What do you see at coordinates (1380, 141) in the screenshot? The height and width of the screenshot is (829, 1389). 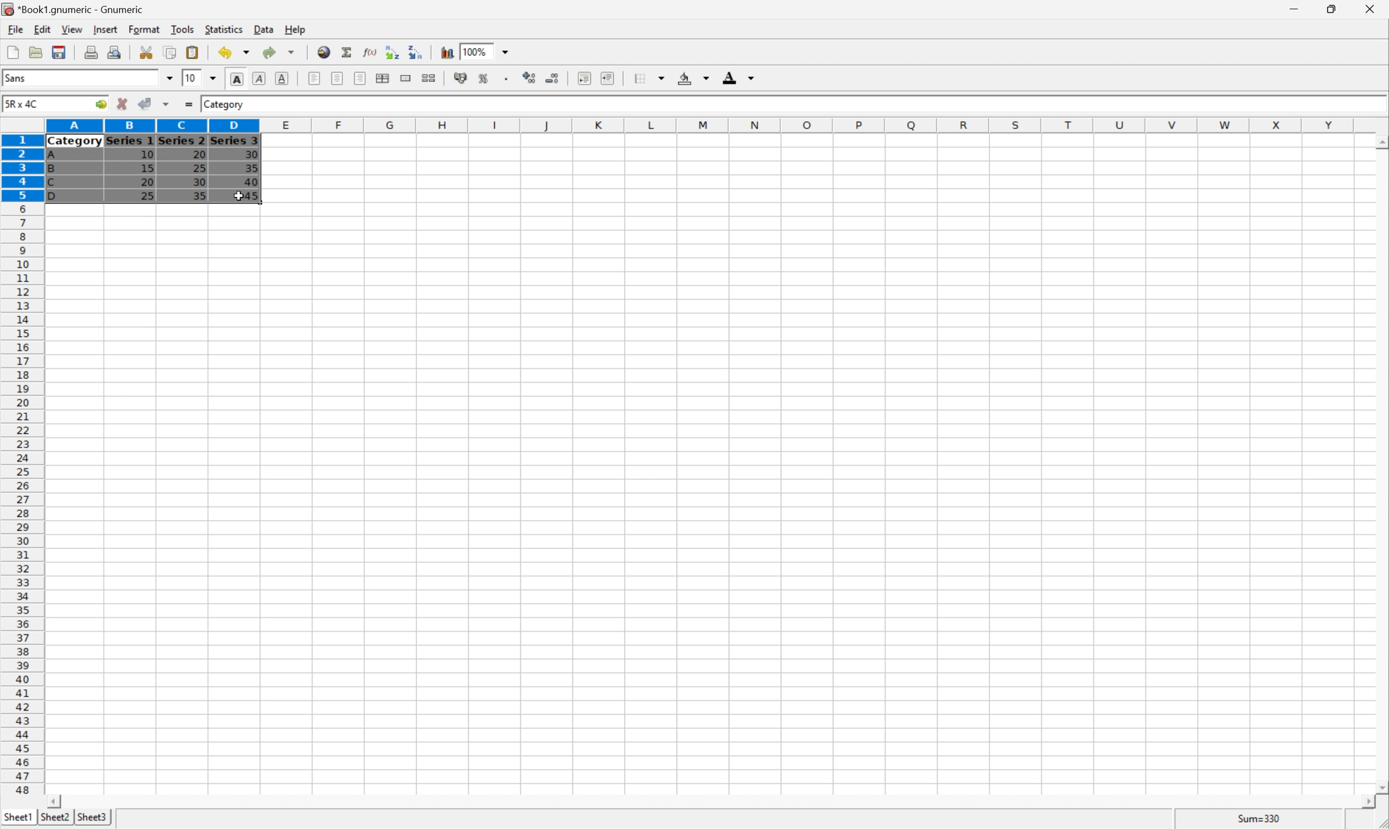 I see `Scroll Up` at bounding box center [1380, 141].